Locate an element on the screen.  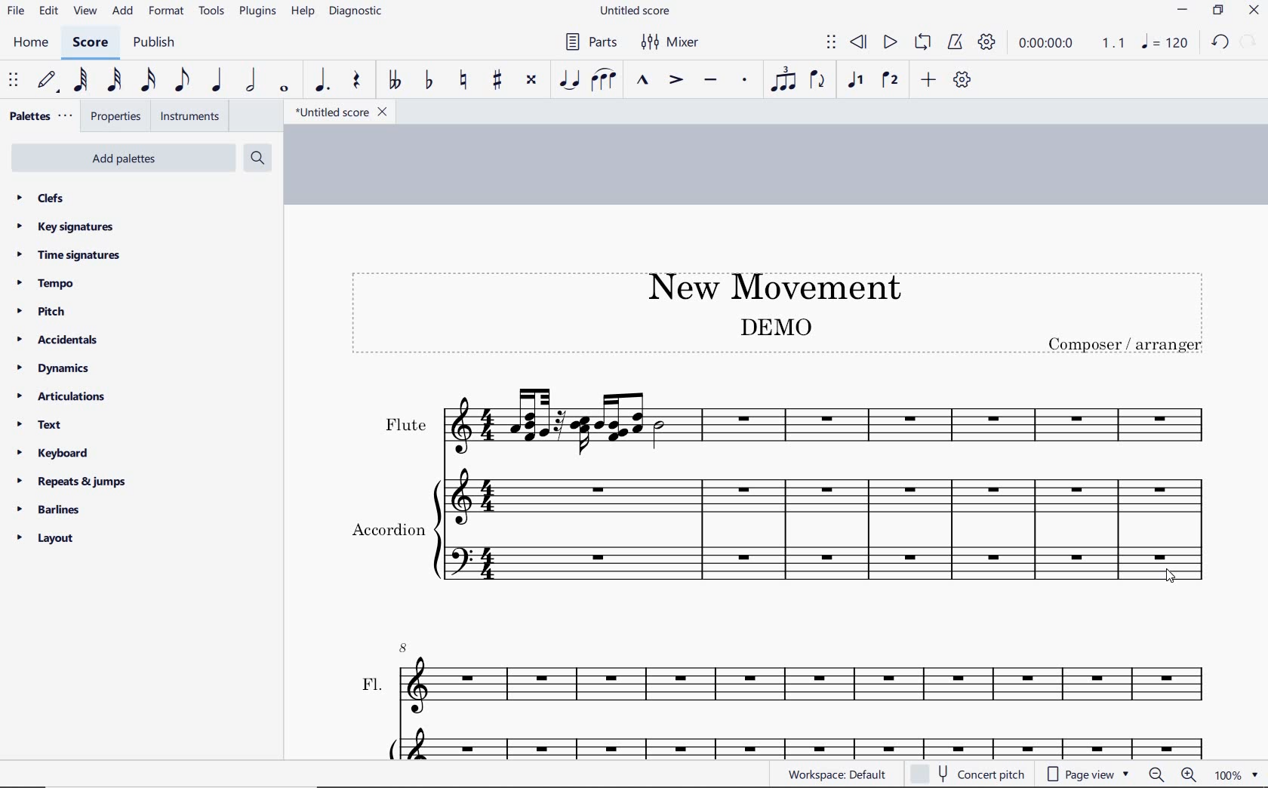
slur is located at coordinates (605, 81).